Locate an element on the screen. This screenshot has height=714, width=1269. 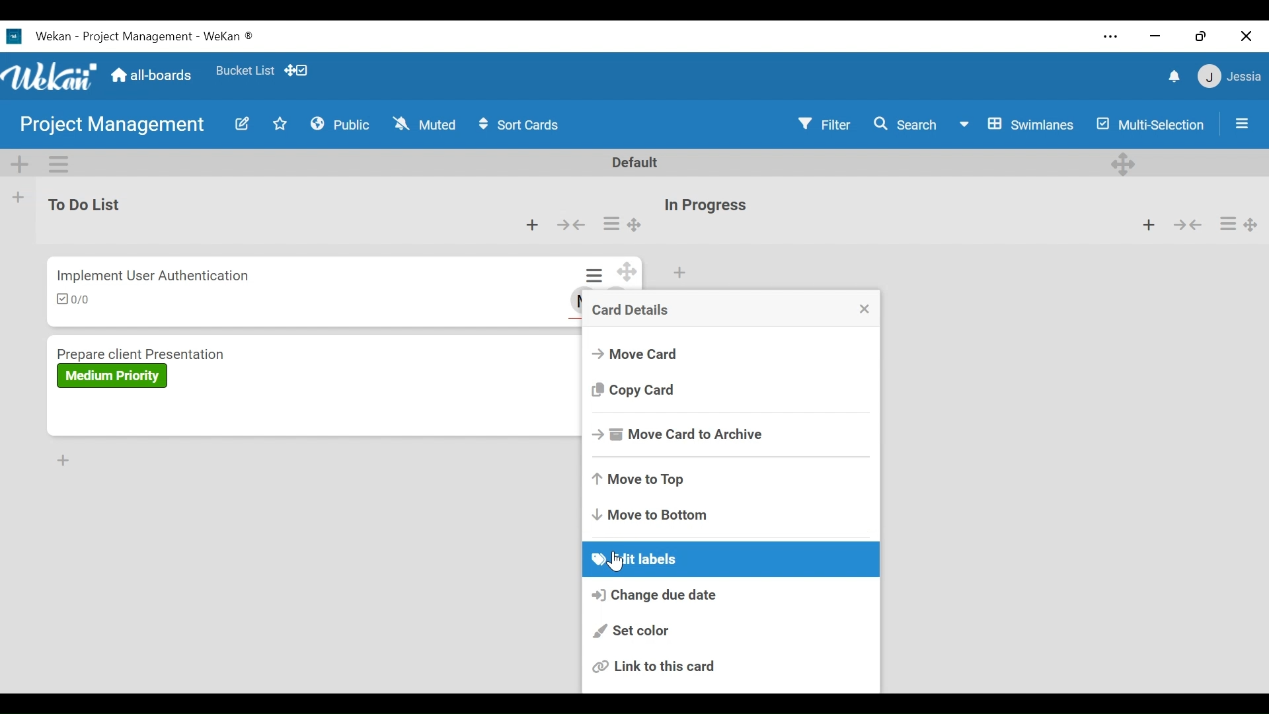
Board View is located at coordinates (1016, 124).